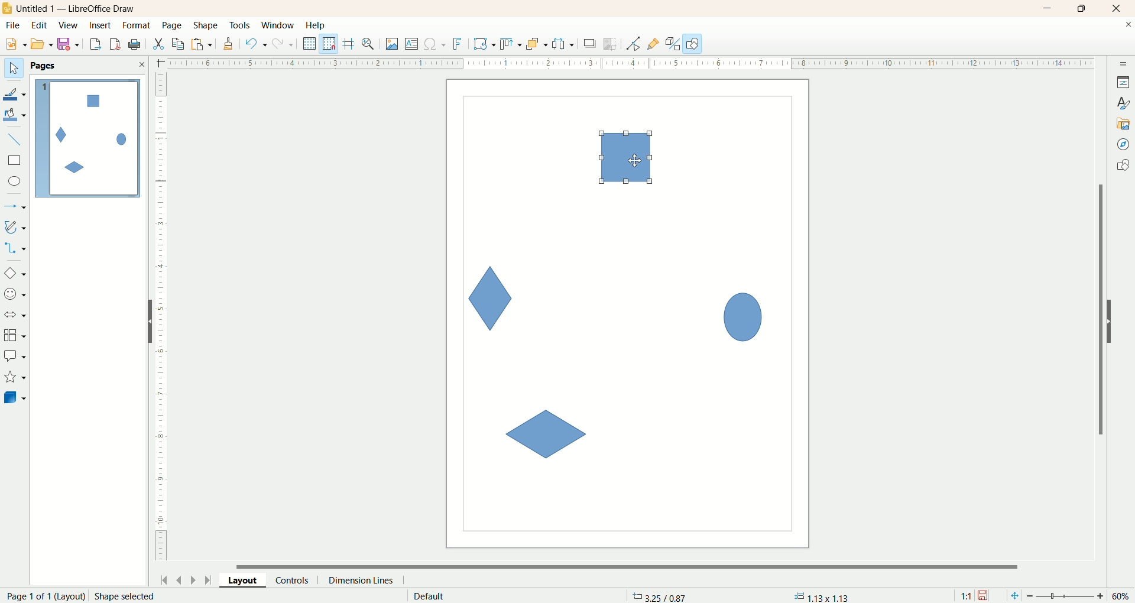  I want to click on select at least three objects to distribute, so click(564, 44).